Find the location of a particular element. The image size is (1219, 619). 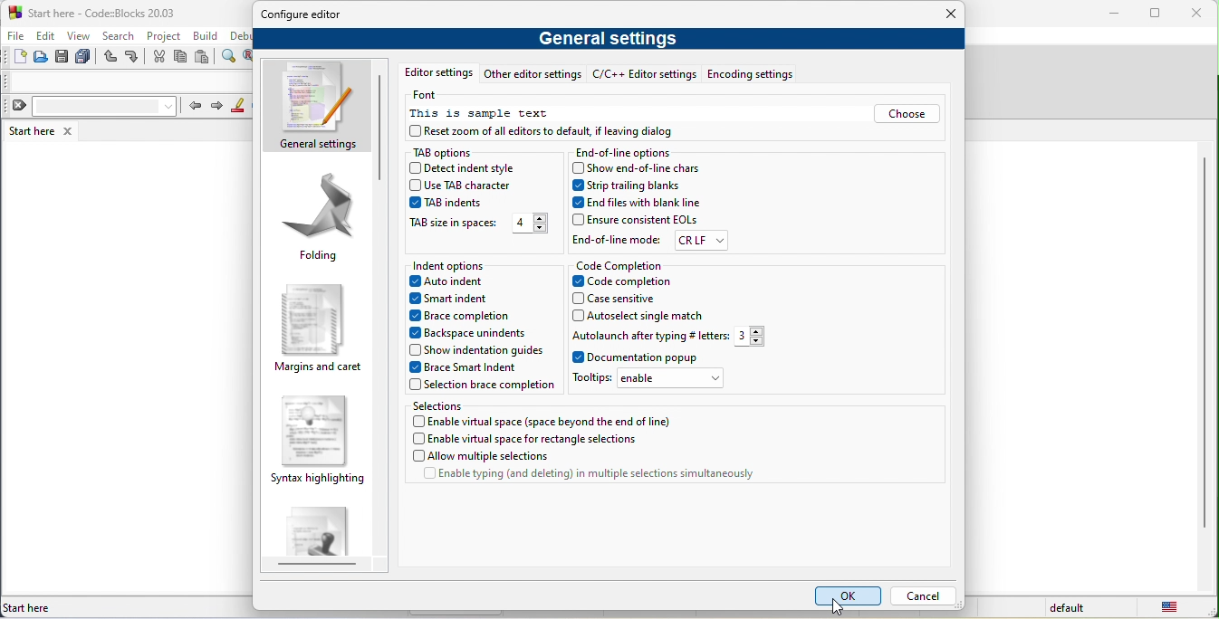

close is located at coordinates (1200, 14).